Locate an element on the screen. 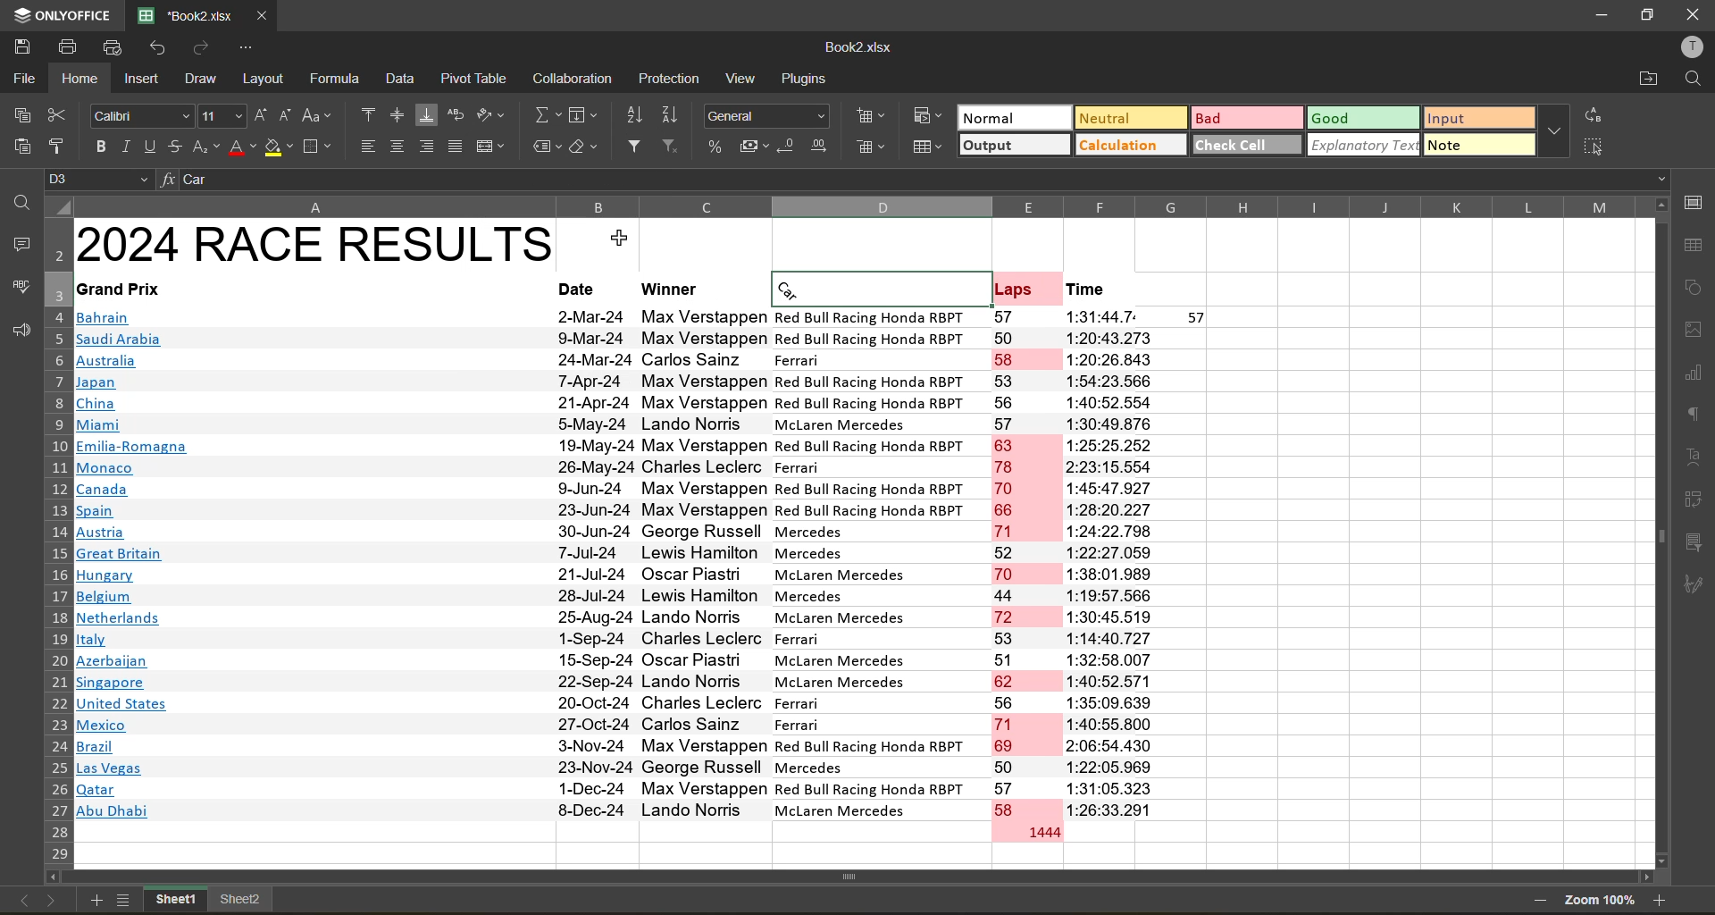  insert is located at coordinates (140, 77).